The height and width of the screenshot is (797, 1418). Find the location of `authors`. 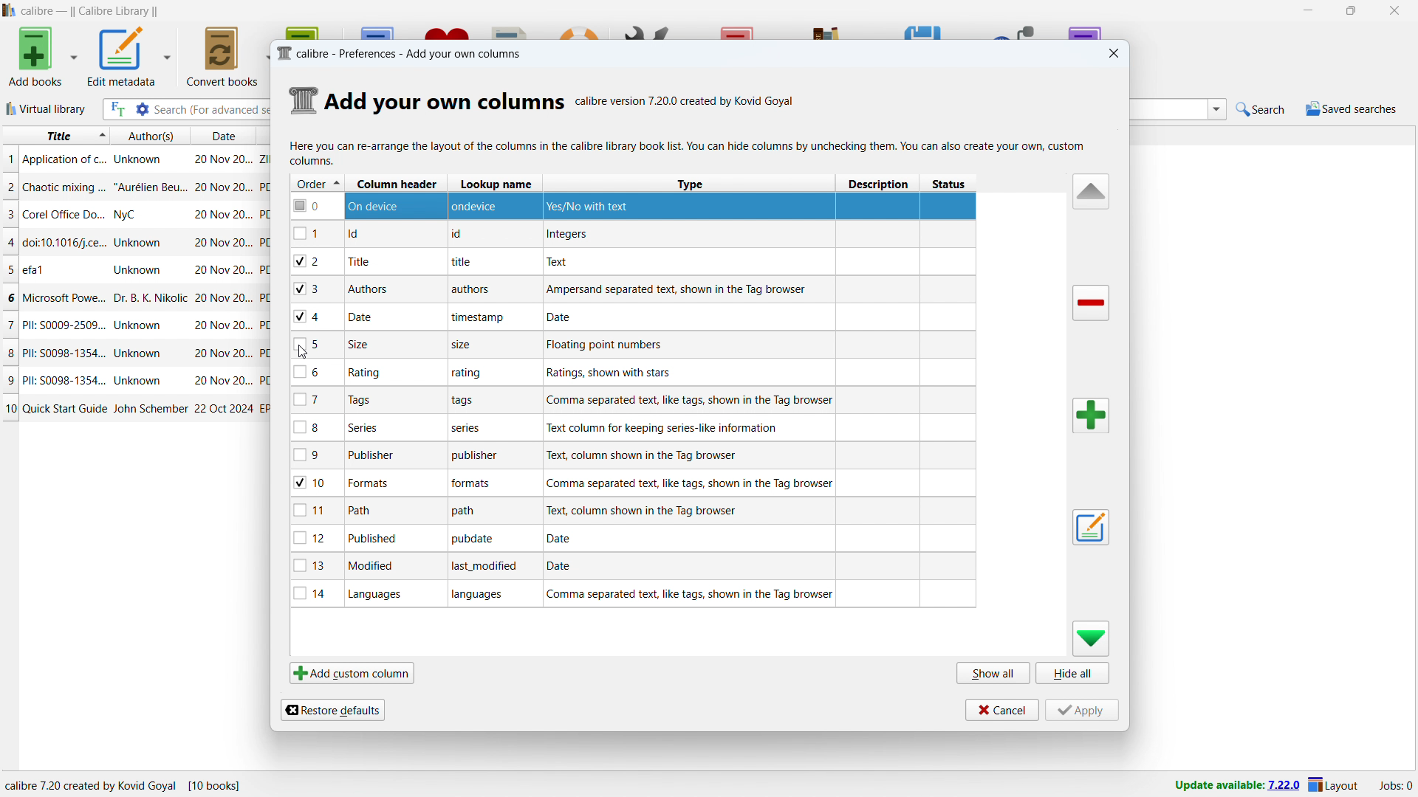

authors is located at coordinates (367, 289).